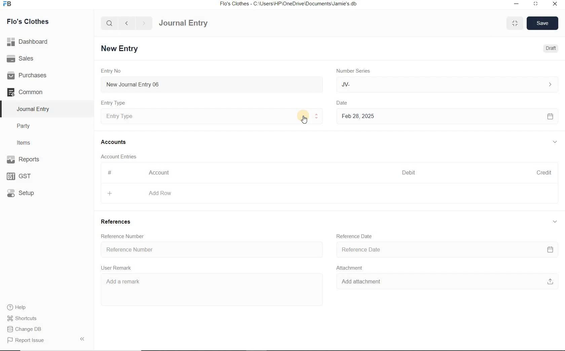 Image resolution: width=565 pixels, height=351 pixels. Describe the element at coordinates (161, 173) in the screenshot. I see `Account` at that location.